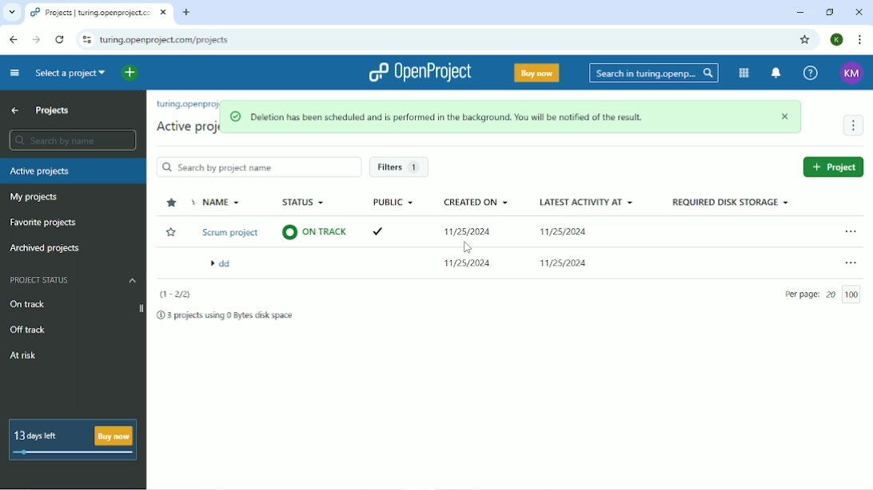 This screenshot has height=490, width=873. What do you see at coordinates (129, 72) in the screenshot?
I see `Open quick add menu` at bounding box center [129, 72].